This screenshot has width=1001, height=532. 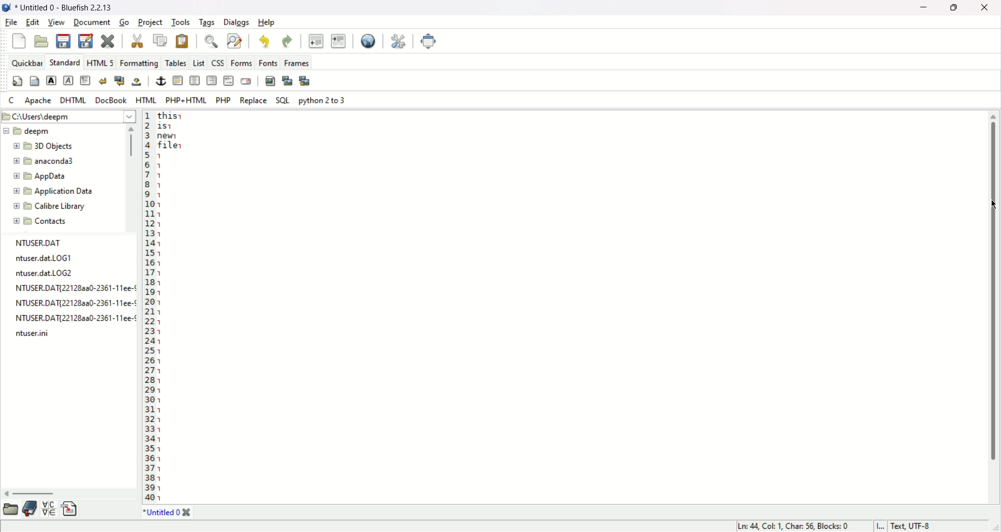 What do you see at coordinates (145, 101) in the screenshot?
I see `HTML` at bounding box center [145, 101].